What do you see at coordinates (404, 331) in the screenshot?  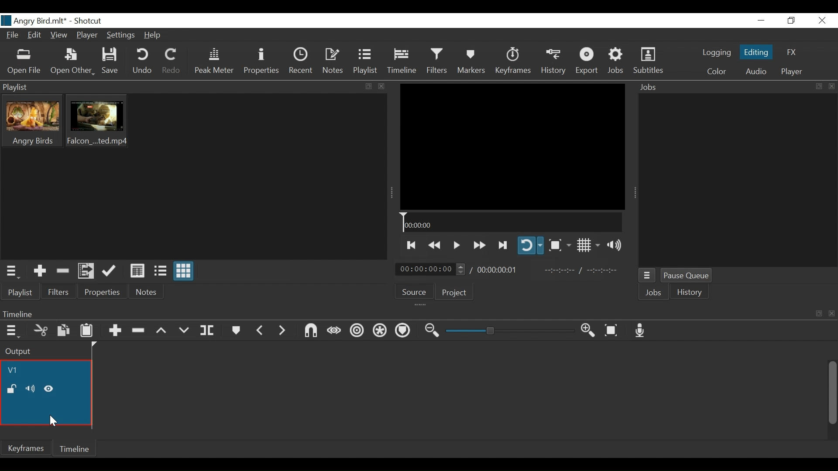 I see `Ripple markers` at bounding box center [404, 331].